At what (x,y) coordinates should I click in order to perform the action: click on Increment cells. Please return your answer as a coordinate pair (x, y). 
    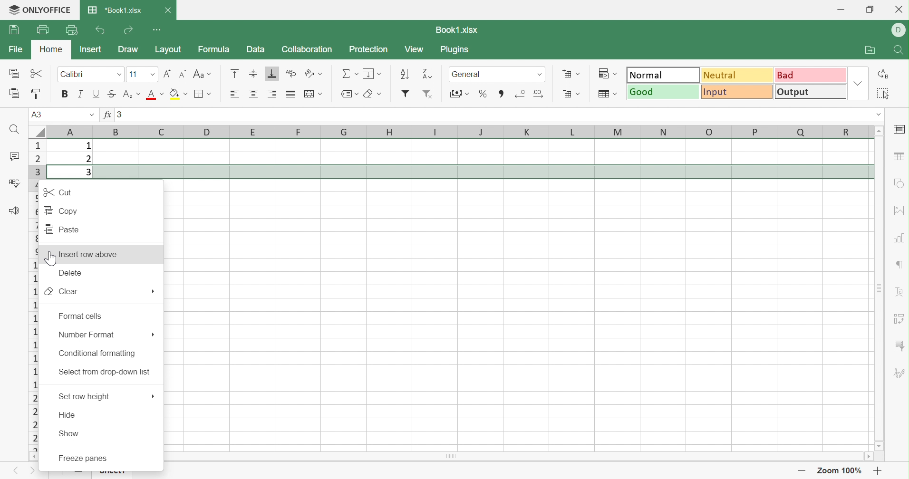
    Looking at the image, I should click on (538, 93).